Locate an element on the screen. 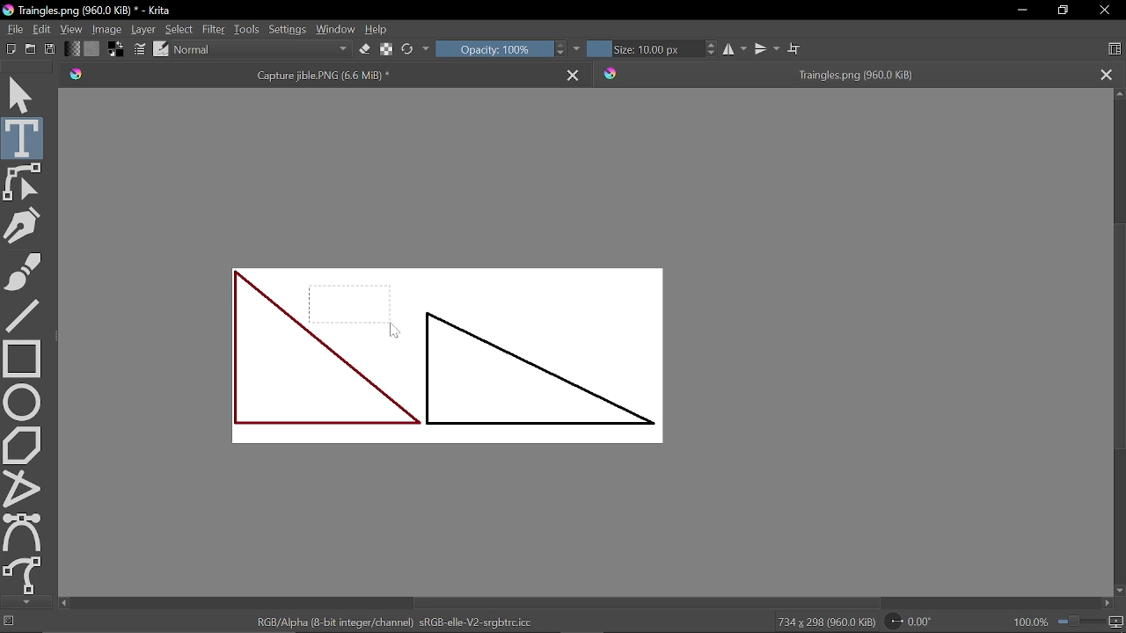 The width and height of the screenshot is (1126, 633). Current tab is located at coordinates (307, 74).